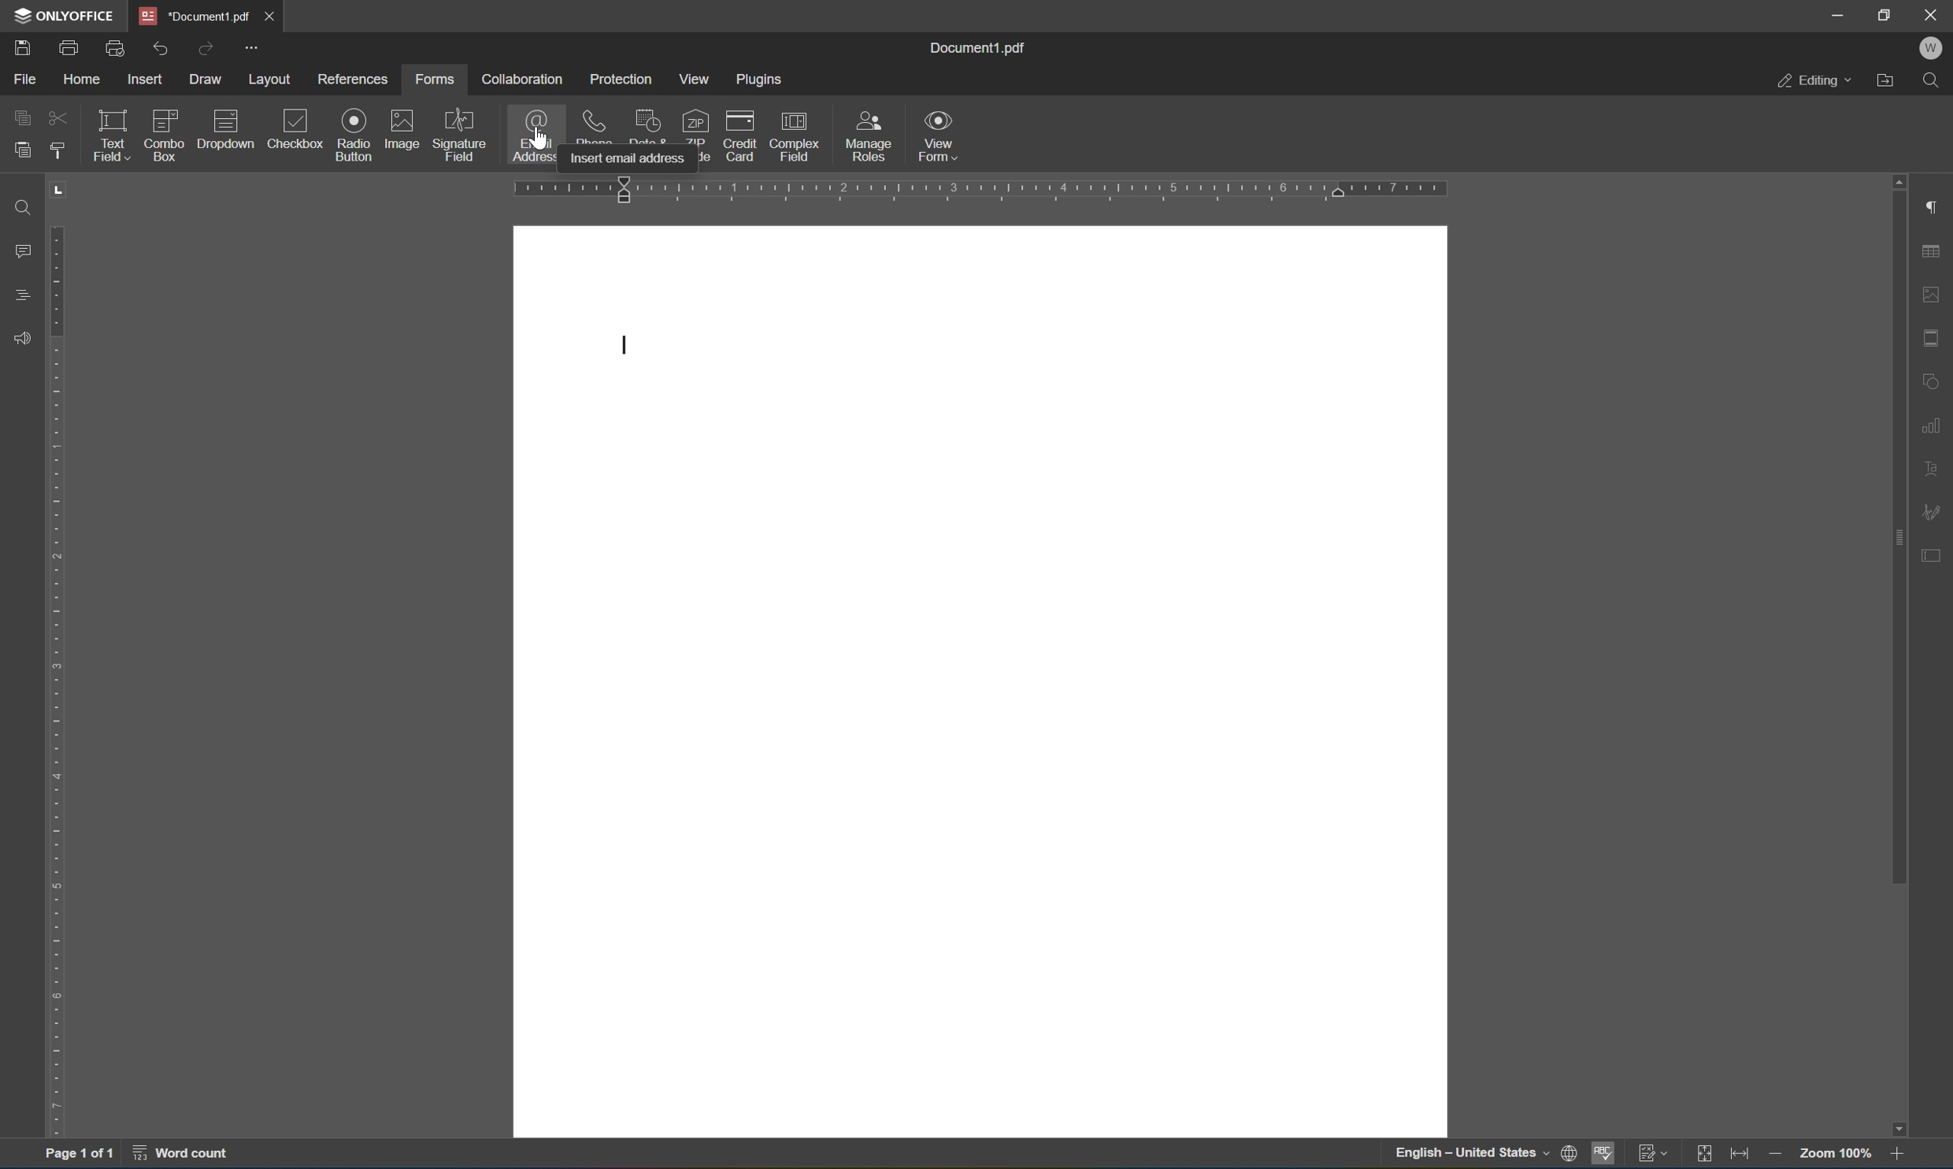 This screenshot has width=1953, height=1169. I want to click on ruler, so click(980, 187).